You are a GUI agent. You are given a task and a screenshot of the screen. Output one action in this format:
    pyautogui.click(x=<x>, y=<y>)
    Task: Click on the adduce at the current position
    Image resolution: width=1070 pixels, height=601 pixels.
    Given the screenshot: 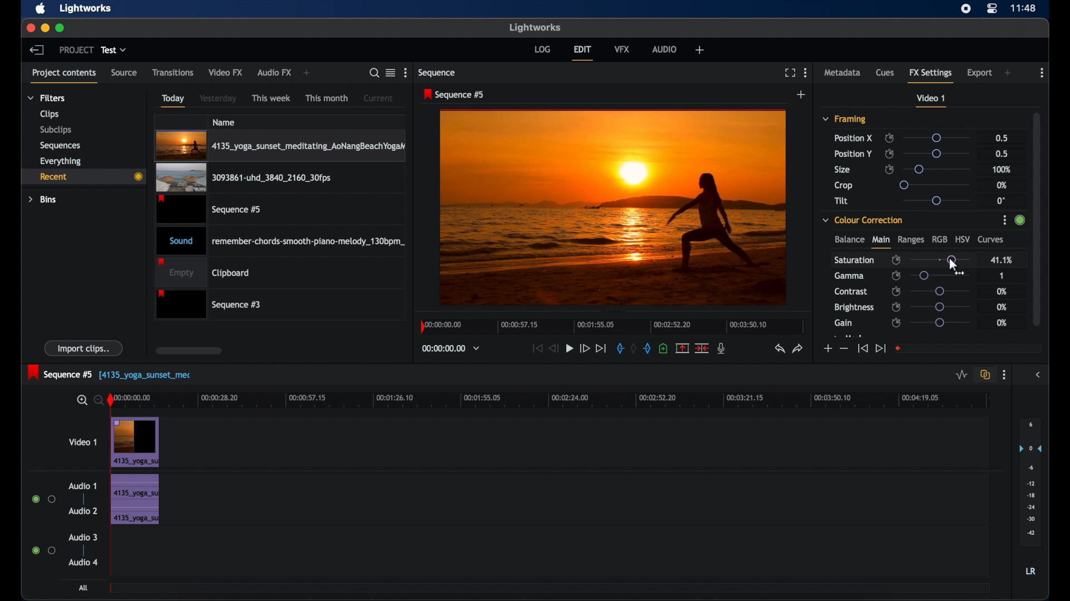 What is the action you would take?
    pyautogui.click(x=663, y=348)
    